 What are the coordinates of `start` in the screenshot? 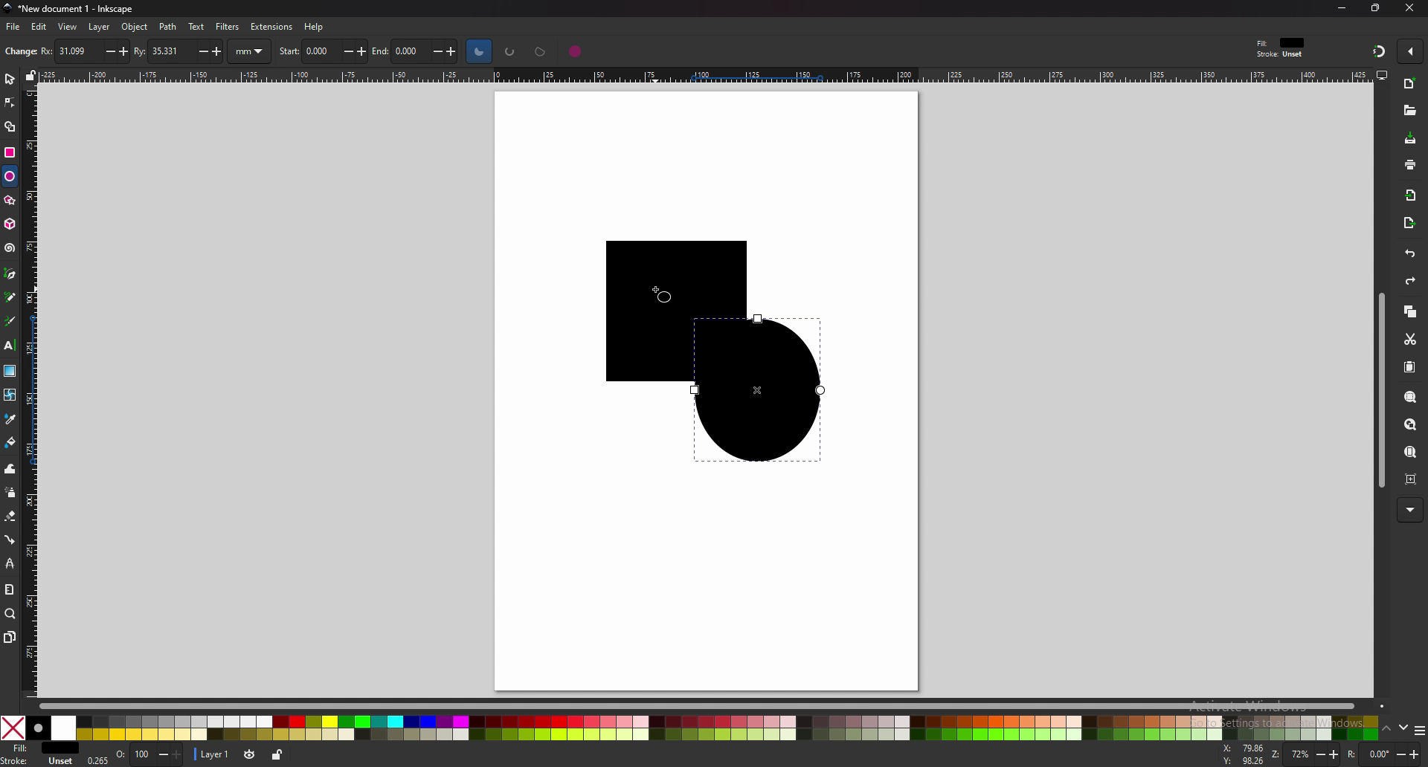 It's located at (324, 50).